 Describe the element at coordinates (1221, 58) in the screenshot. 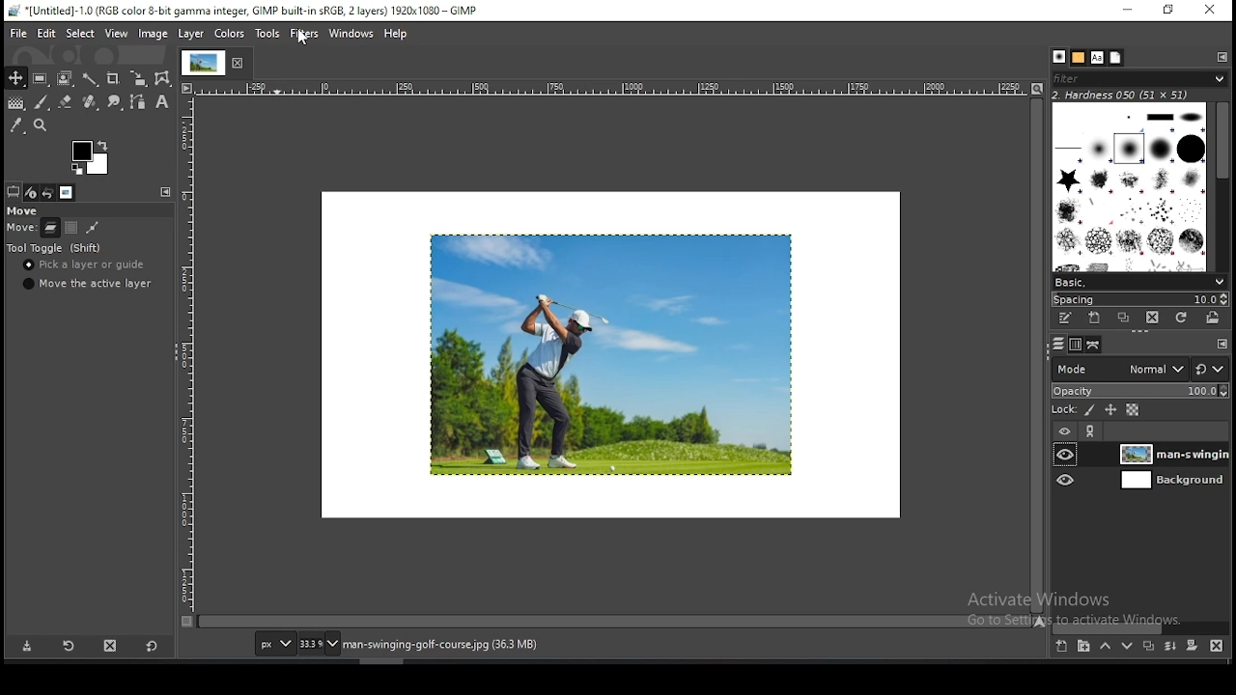

I see `configure this tab` at that location.